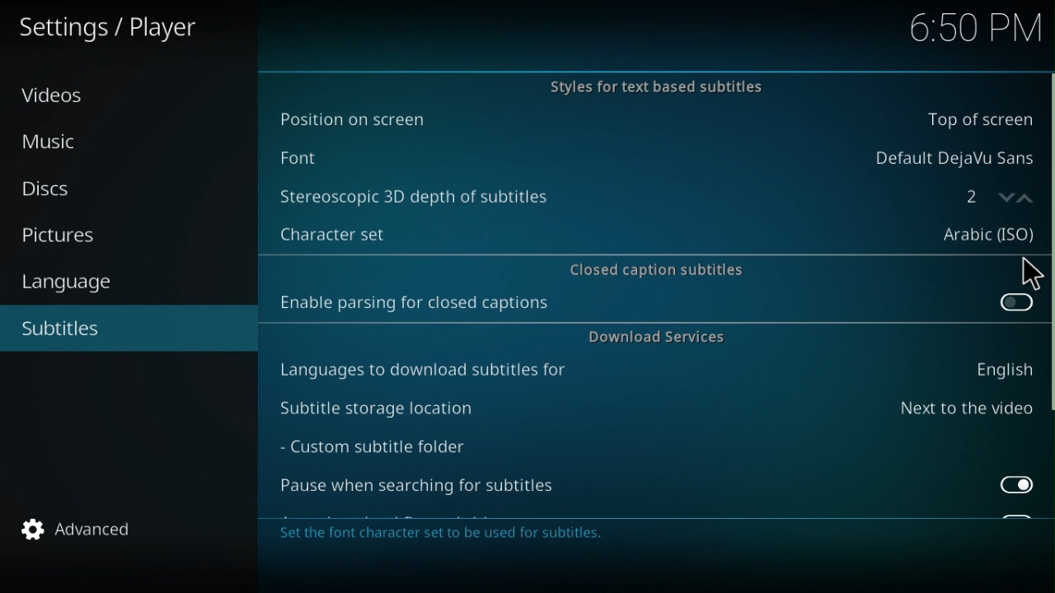 The height and width of the screenshot is (593, 1055). I want to click on Stereoscopic 3D depth of subtiles, so click(588, 201).